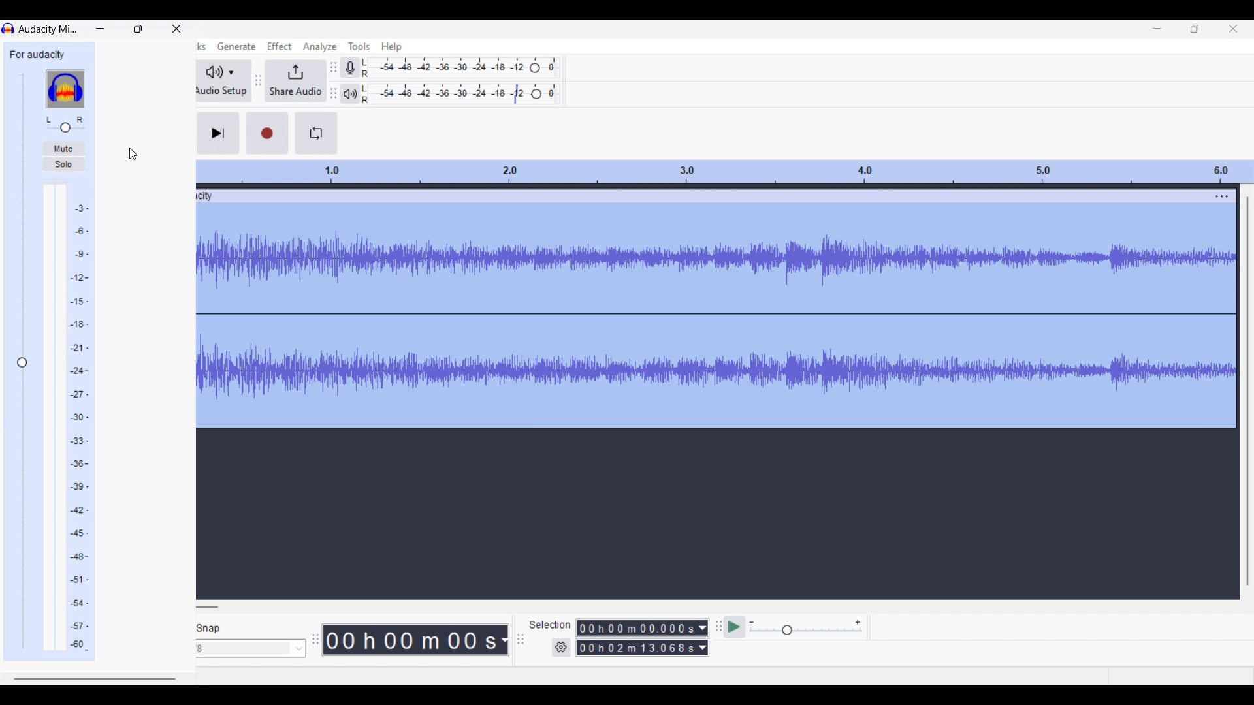 This screenshot has width=1254, height=705. What do you see at coordinates (316, 133) in the screenshot?
I see `Enable looping` at bounding box center [316, 133].